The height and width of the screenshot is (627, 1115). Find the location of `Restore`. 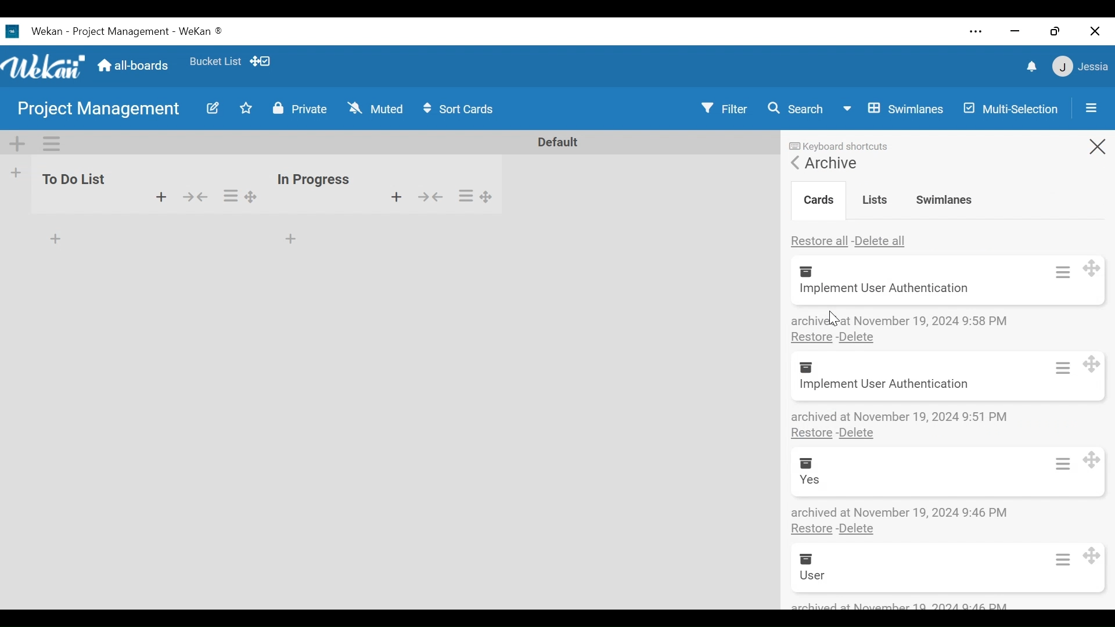

Restore is located at coordinates (812, 433).